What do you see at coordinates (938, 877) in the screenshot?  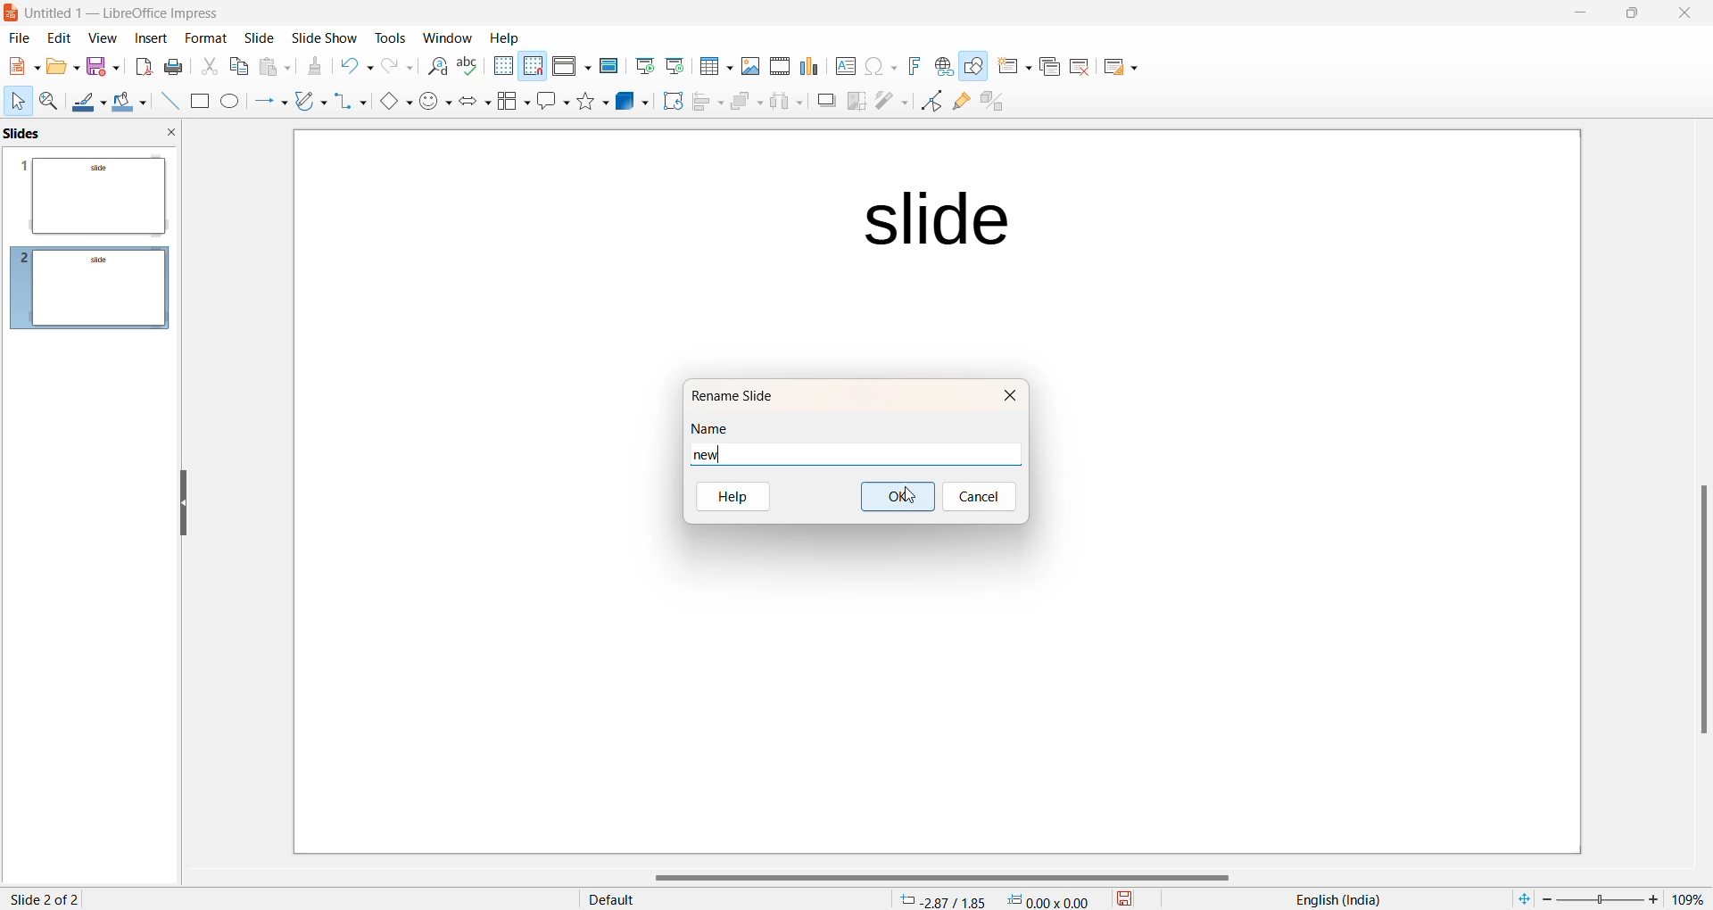 I see `horizontal scrollbar` at bounding box center [938, 877].